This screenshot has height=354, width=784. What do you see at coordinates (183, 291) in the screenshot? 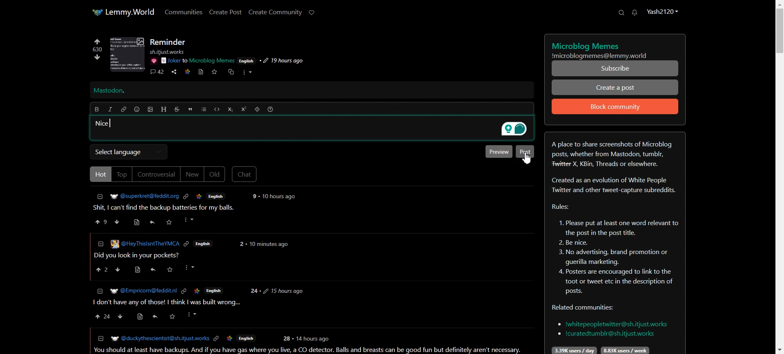
I see `` at bounding box center [183, 291].